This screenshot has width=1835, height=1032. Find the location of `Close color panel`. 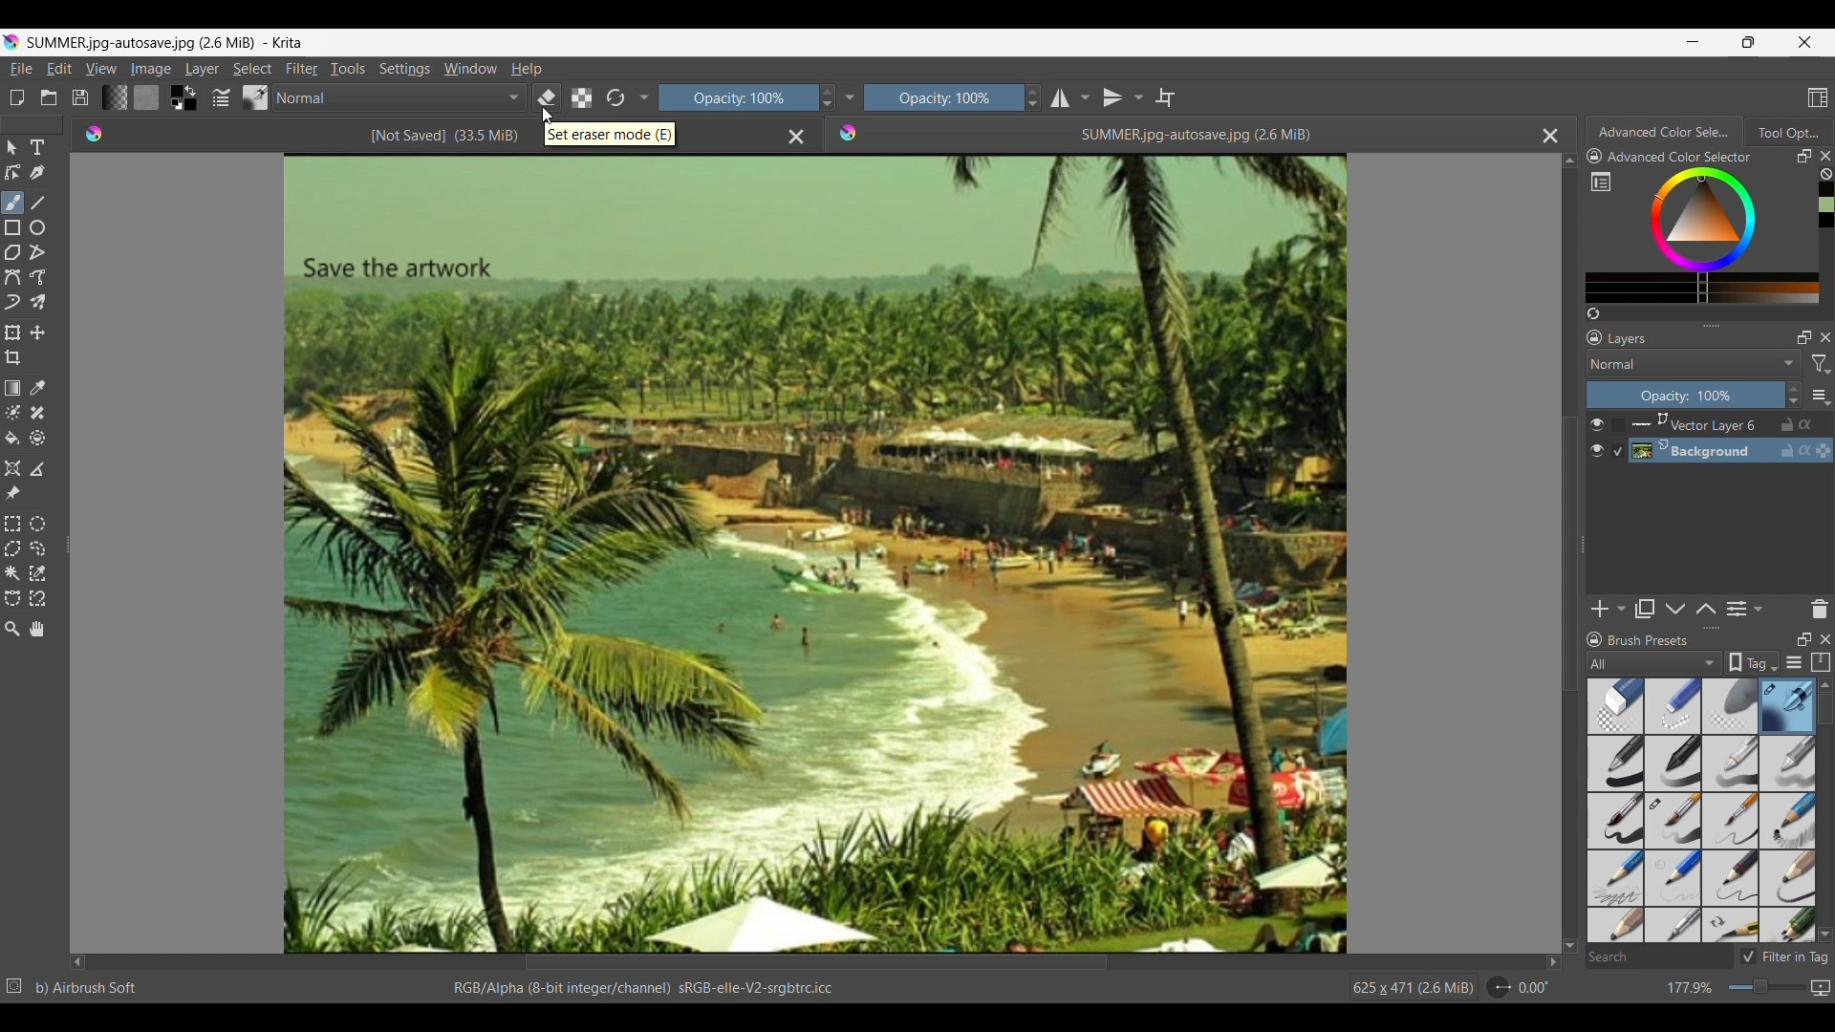

Close color panel is located at coordinates (1825, 156).